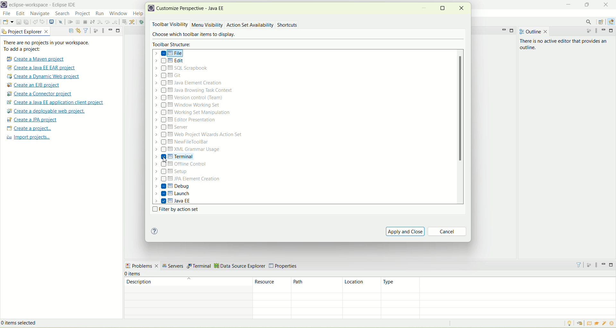  What do you see at coordinates (448, 232) in the screenshot?
I see `cancel` at bounding box center [448, 232].